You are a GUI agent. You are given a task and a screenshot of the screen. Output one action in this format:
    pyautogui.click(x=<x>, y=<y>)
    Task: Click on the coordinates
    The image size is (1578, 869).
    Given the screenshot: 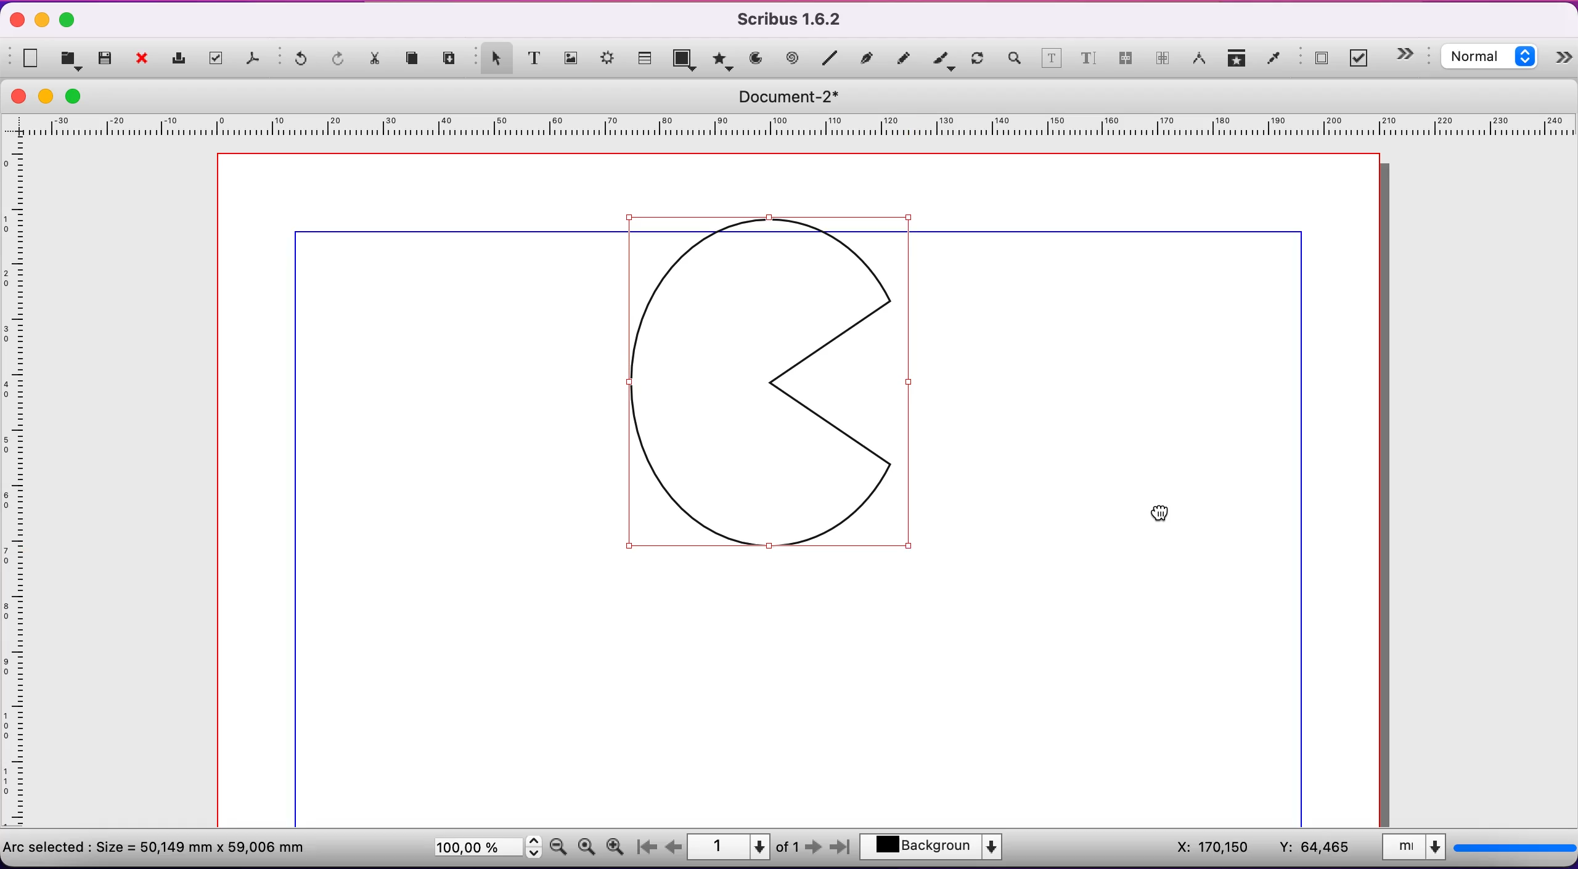 What is the action you would take?
    pyautogui.click(x=1257, y=848)
    